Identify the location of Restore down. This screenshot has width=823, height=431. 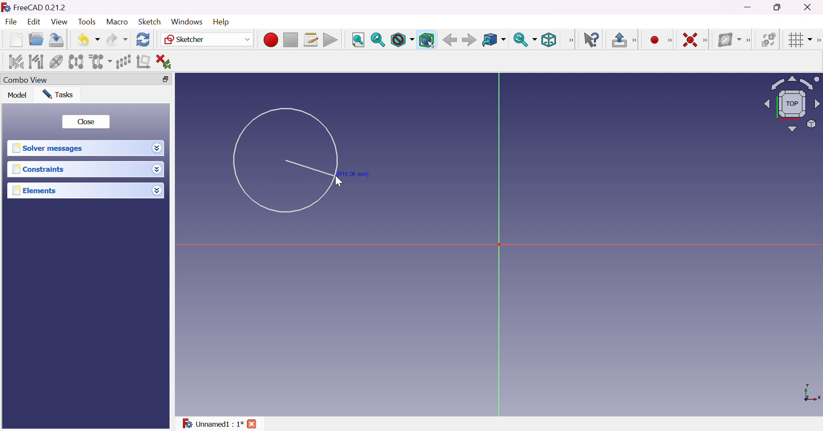
(163, 80).